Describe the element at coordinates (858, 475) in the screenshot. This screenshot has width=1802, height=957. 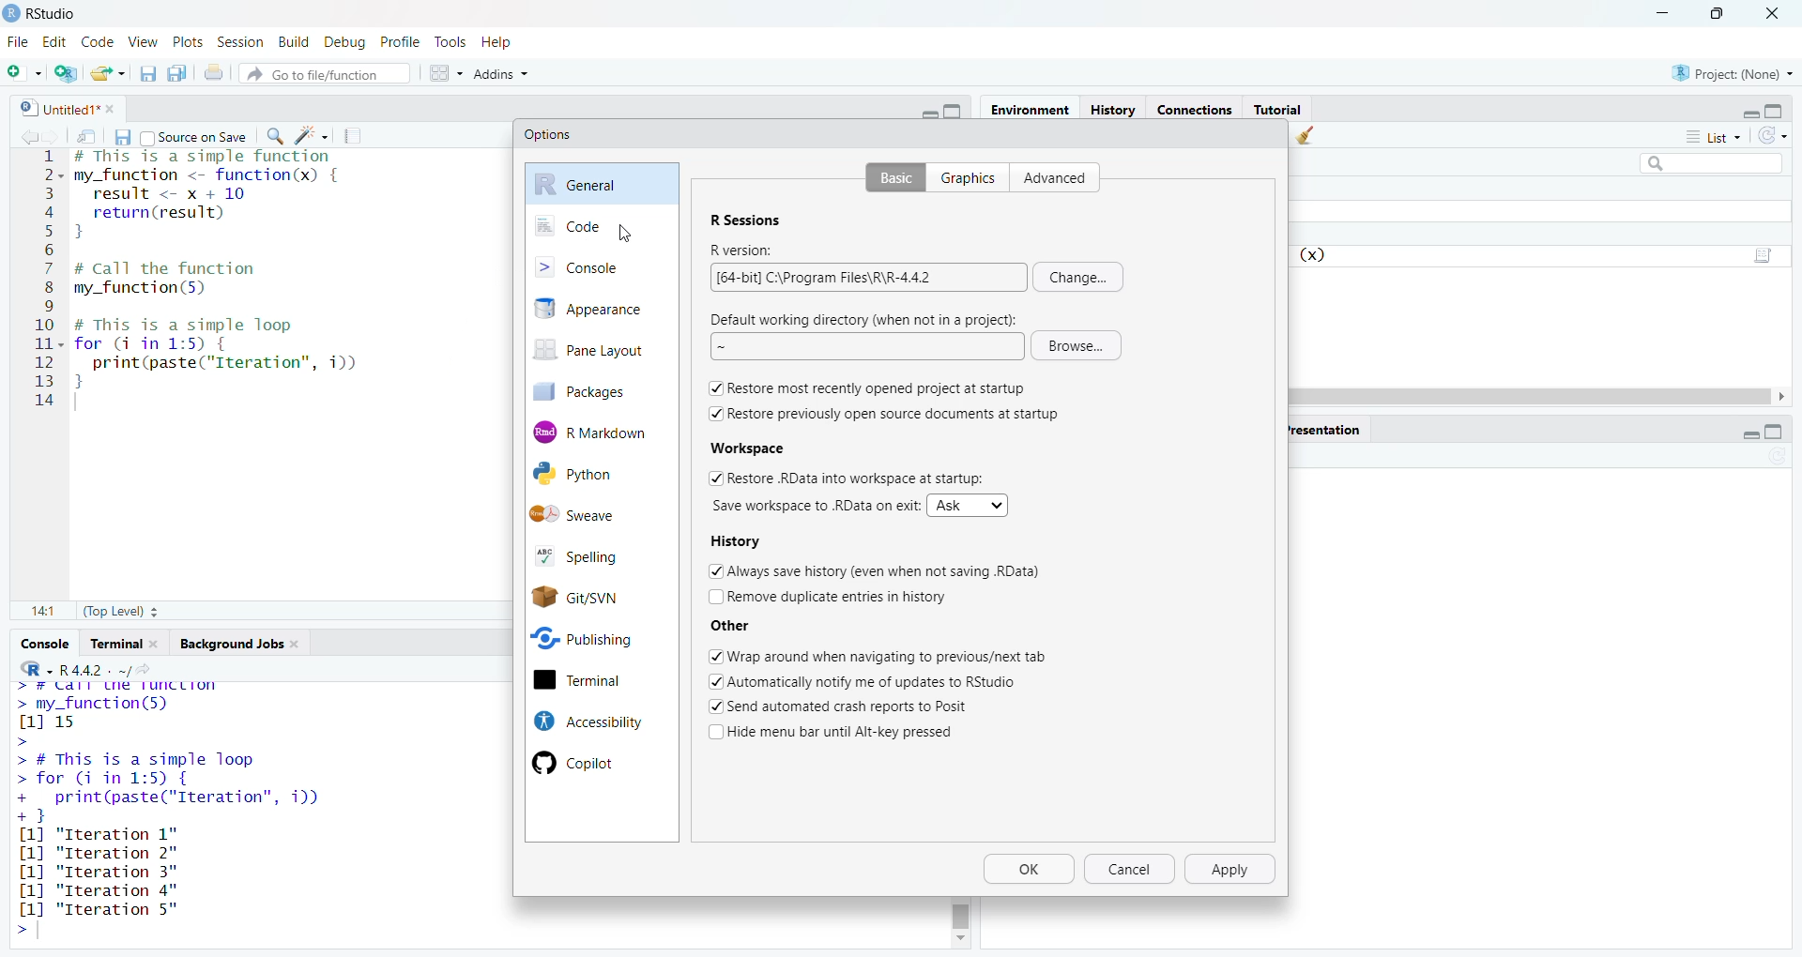
I see `Restore .RData into workspace at startup:` at that location.